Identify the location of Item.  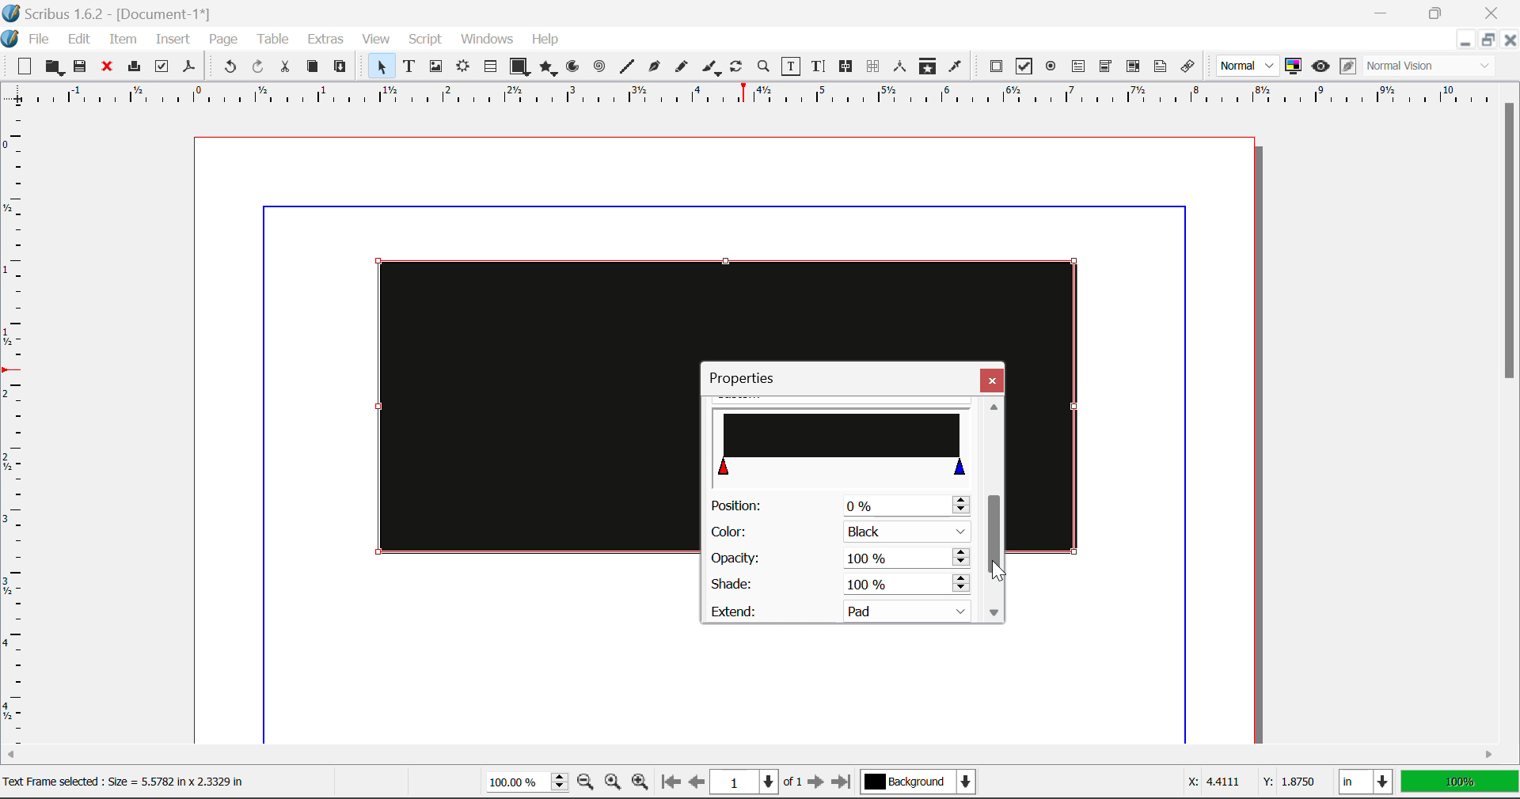
(123, 41).